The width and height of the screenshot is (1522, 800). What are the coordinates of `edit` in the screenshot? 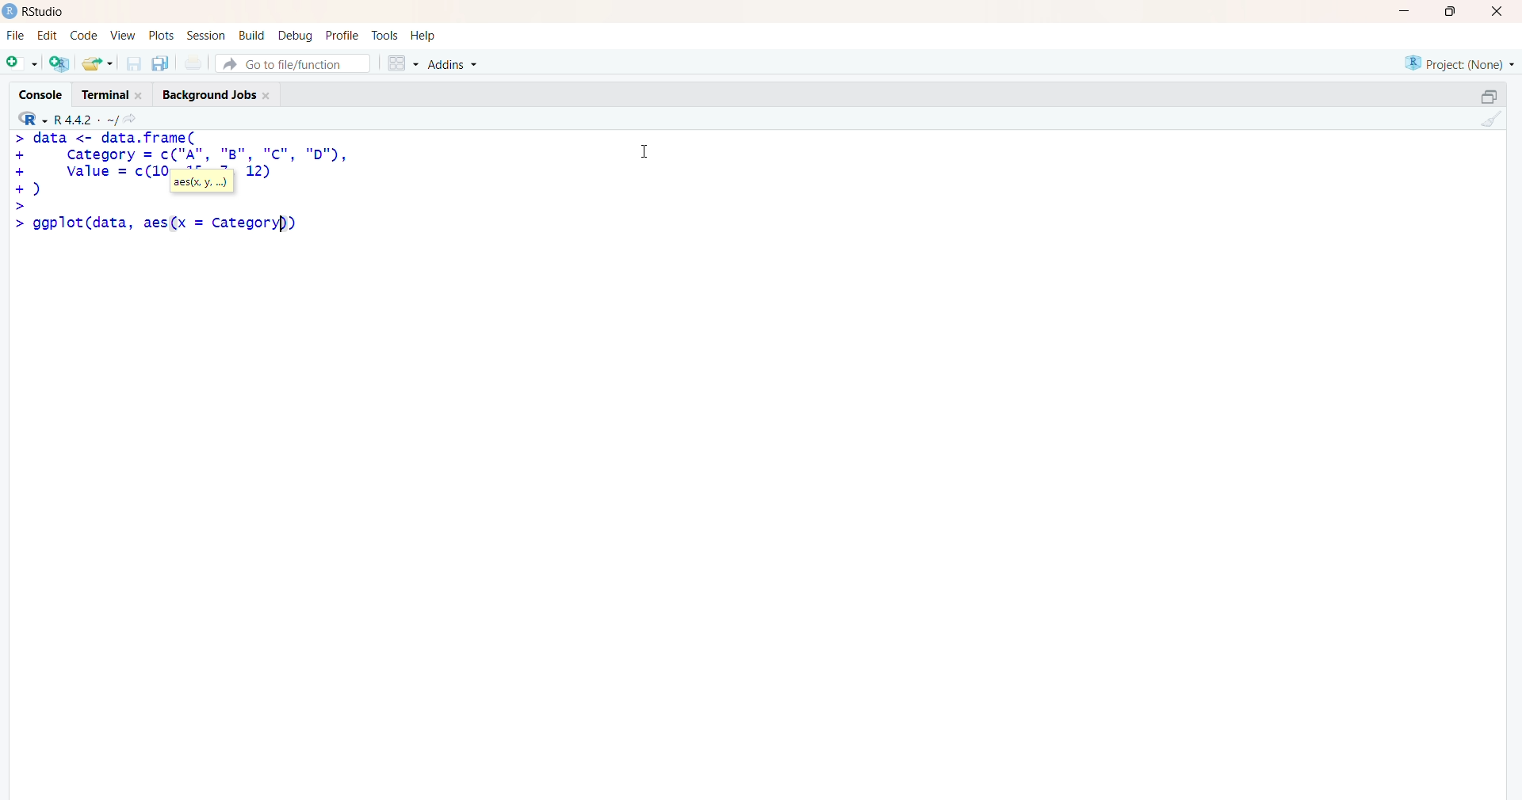 It's located at (48, 36).